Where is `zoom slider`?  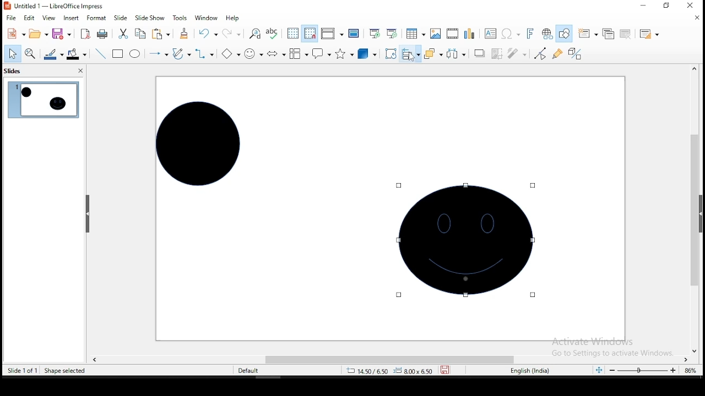
zoom slider is located at coordinates (639, 371).